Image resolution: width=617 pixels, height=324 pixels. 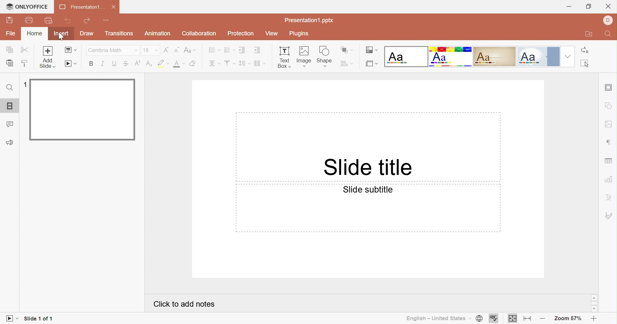 I want to click on Italic, so click(x=103, y=63).